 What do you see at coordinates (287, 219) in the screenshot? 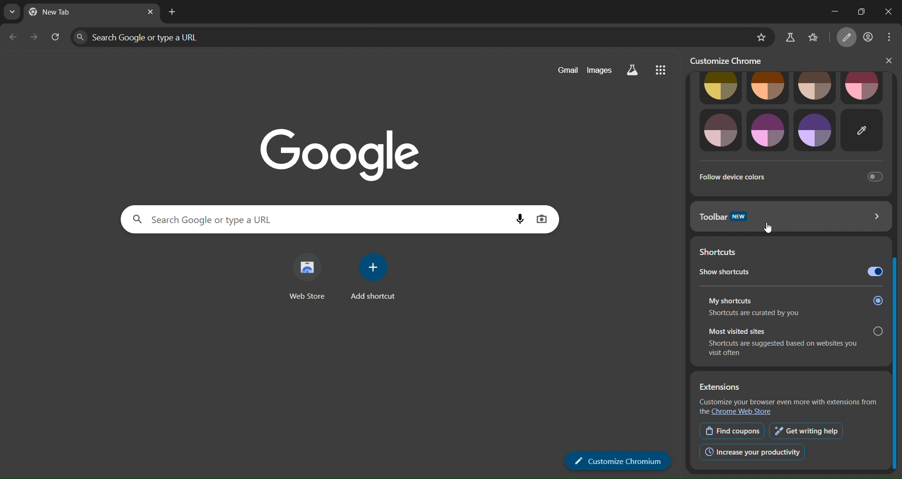
I see `search panel` at bounding box center [287, 219].